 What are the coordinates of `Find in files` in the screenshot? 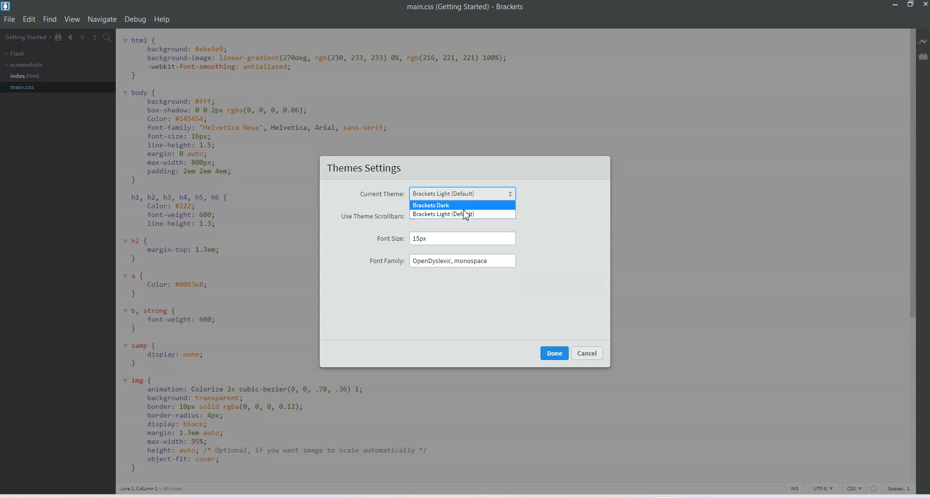 It's located at (108, 38).